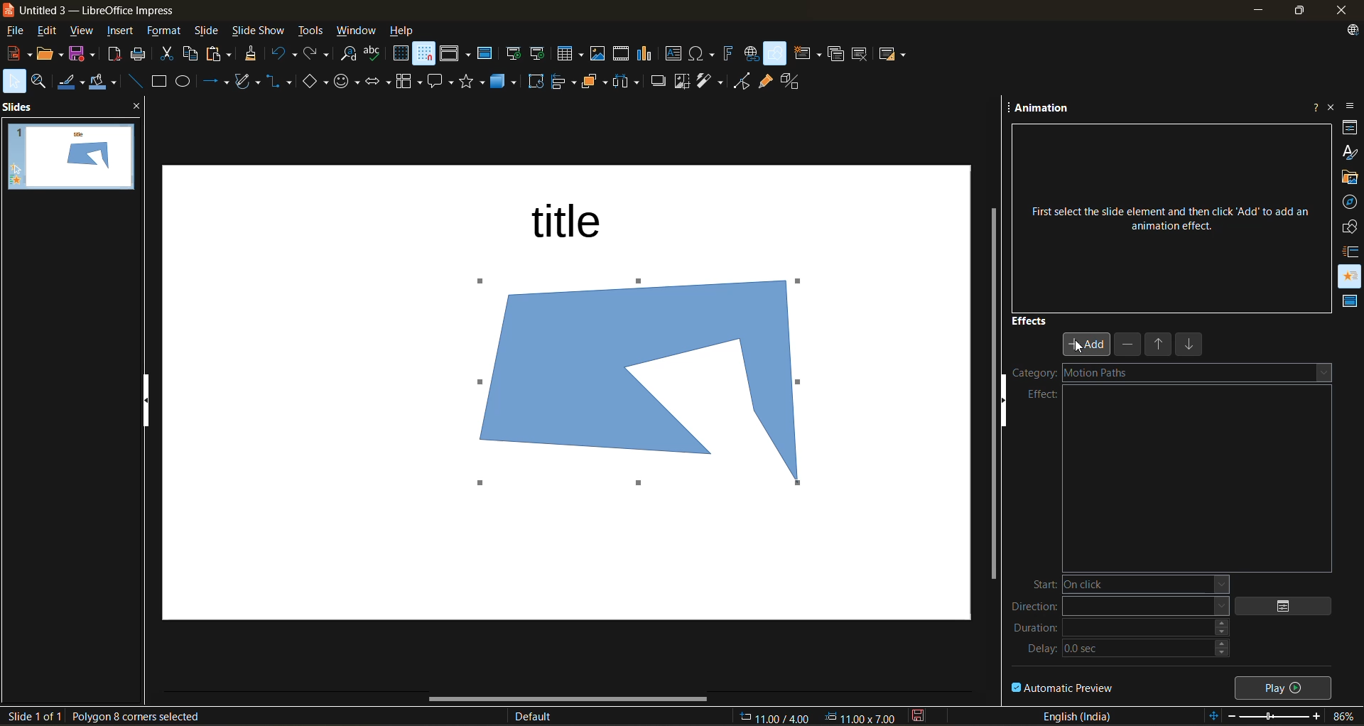 The height and width of the screenshot is (726, 1364). I want to click on redo, so click(318, 54).